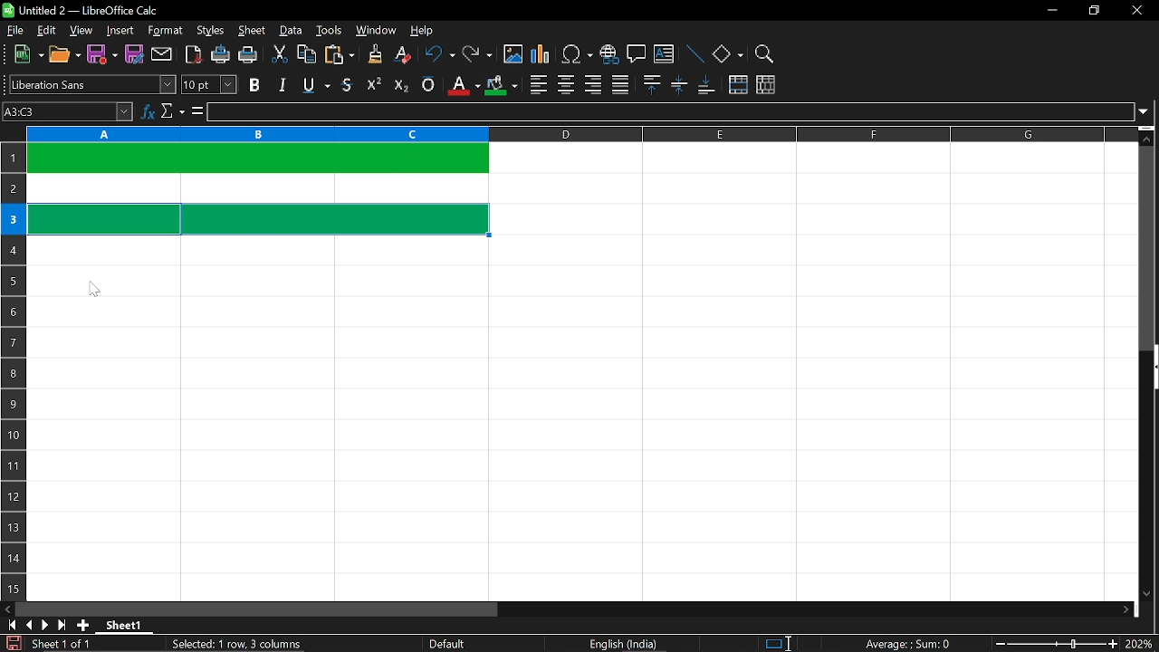 The height and width of the screenshot is (652, 1159). I want to click on save, so click(102, 55).